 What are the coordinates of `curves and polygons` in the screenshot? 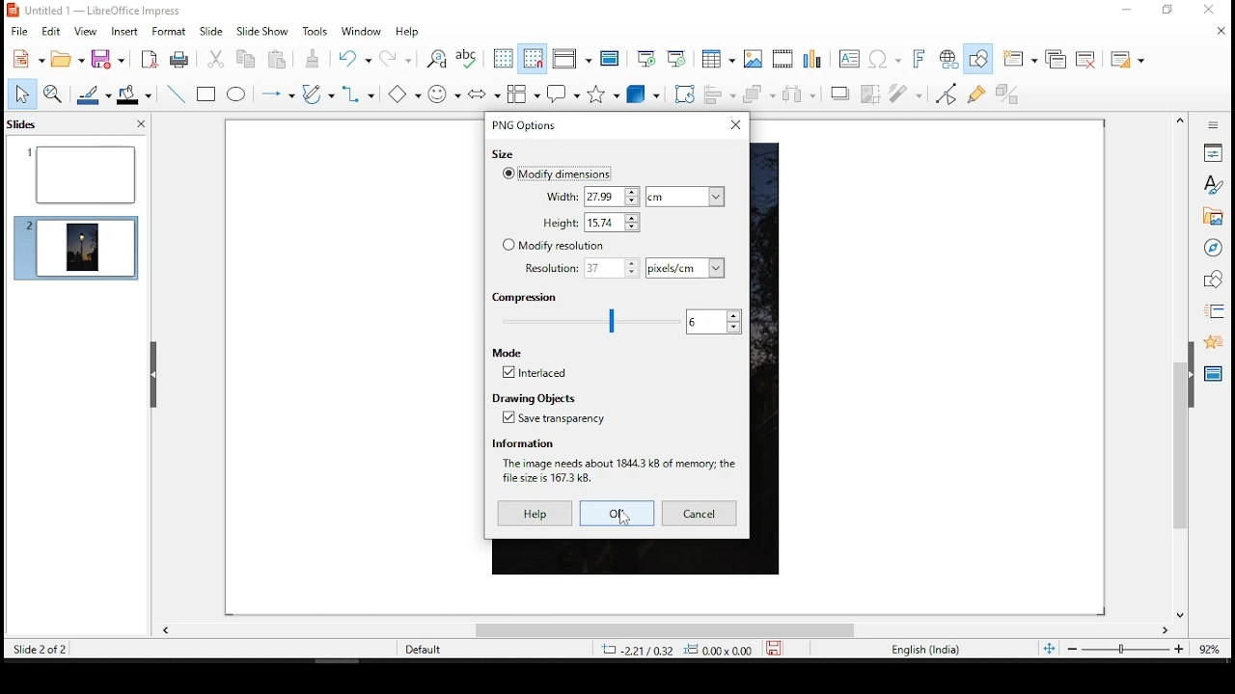 It's located at (316, 93).